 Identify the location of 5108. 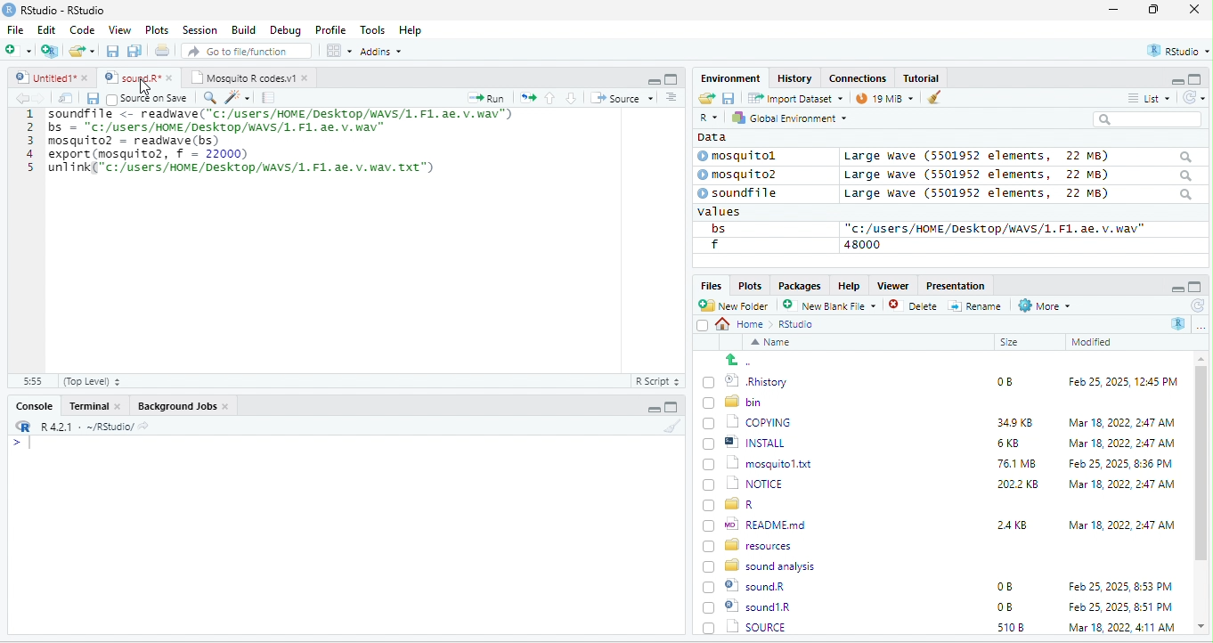
(1006, 606).